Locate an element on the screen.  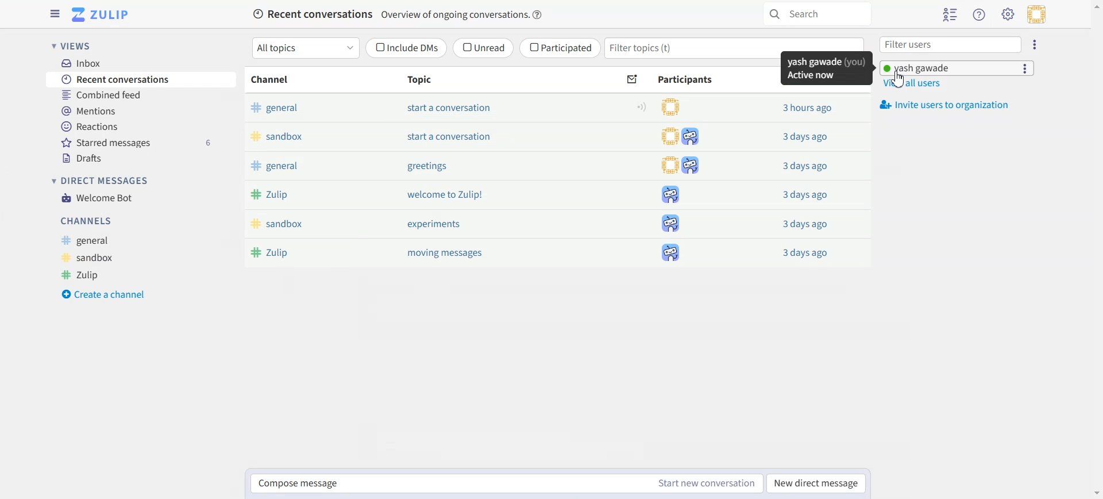
sandbox is located at coordinates (282, 222).